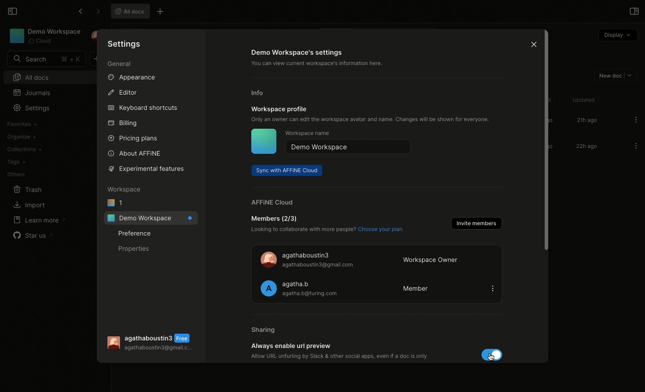 Image resolution: width=645 pixels, height=392 pixels. I want to click on Learn more, so click(39, 220).